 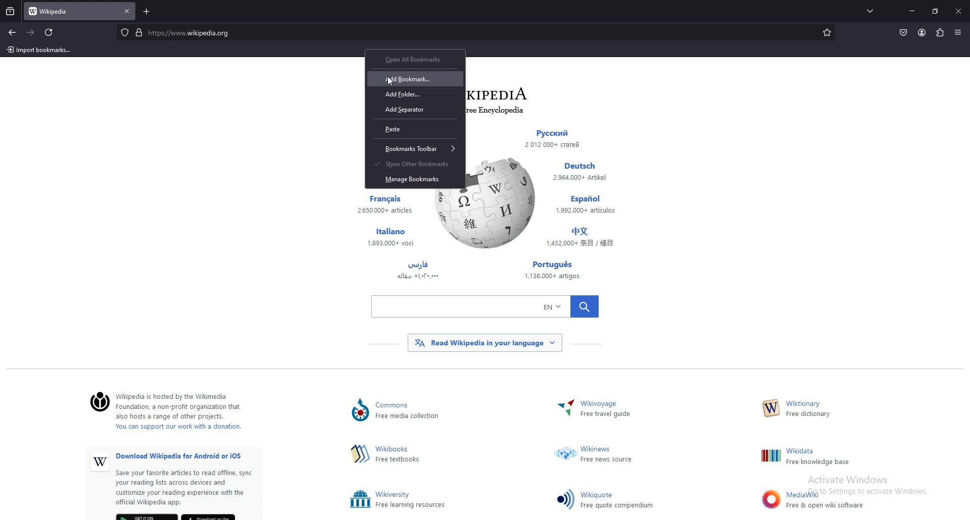 I want to click on hima
Free textbooks, so click(x=400, y=455).